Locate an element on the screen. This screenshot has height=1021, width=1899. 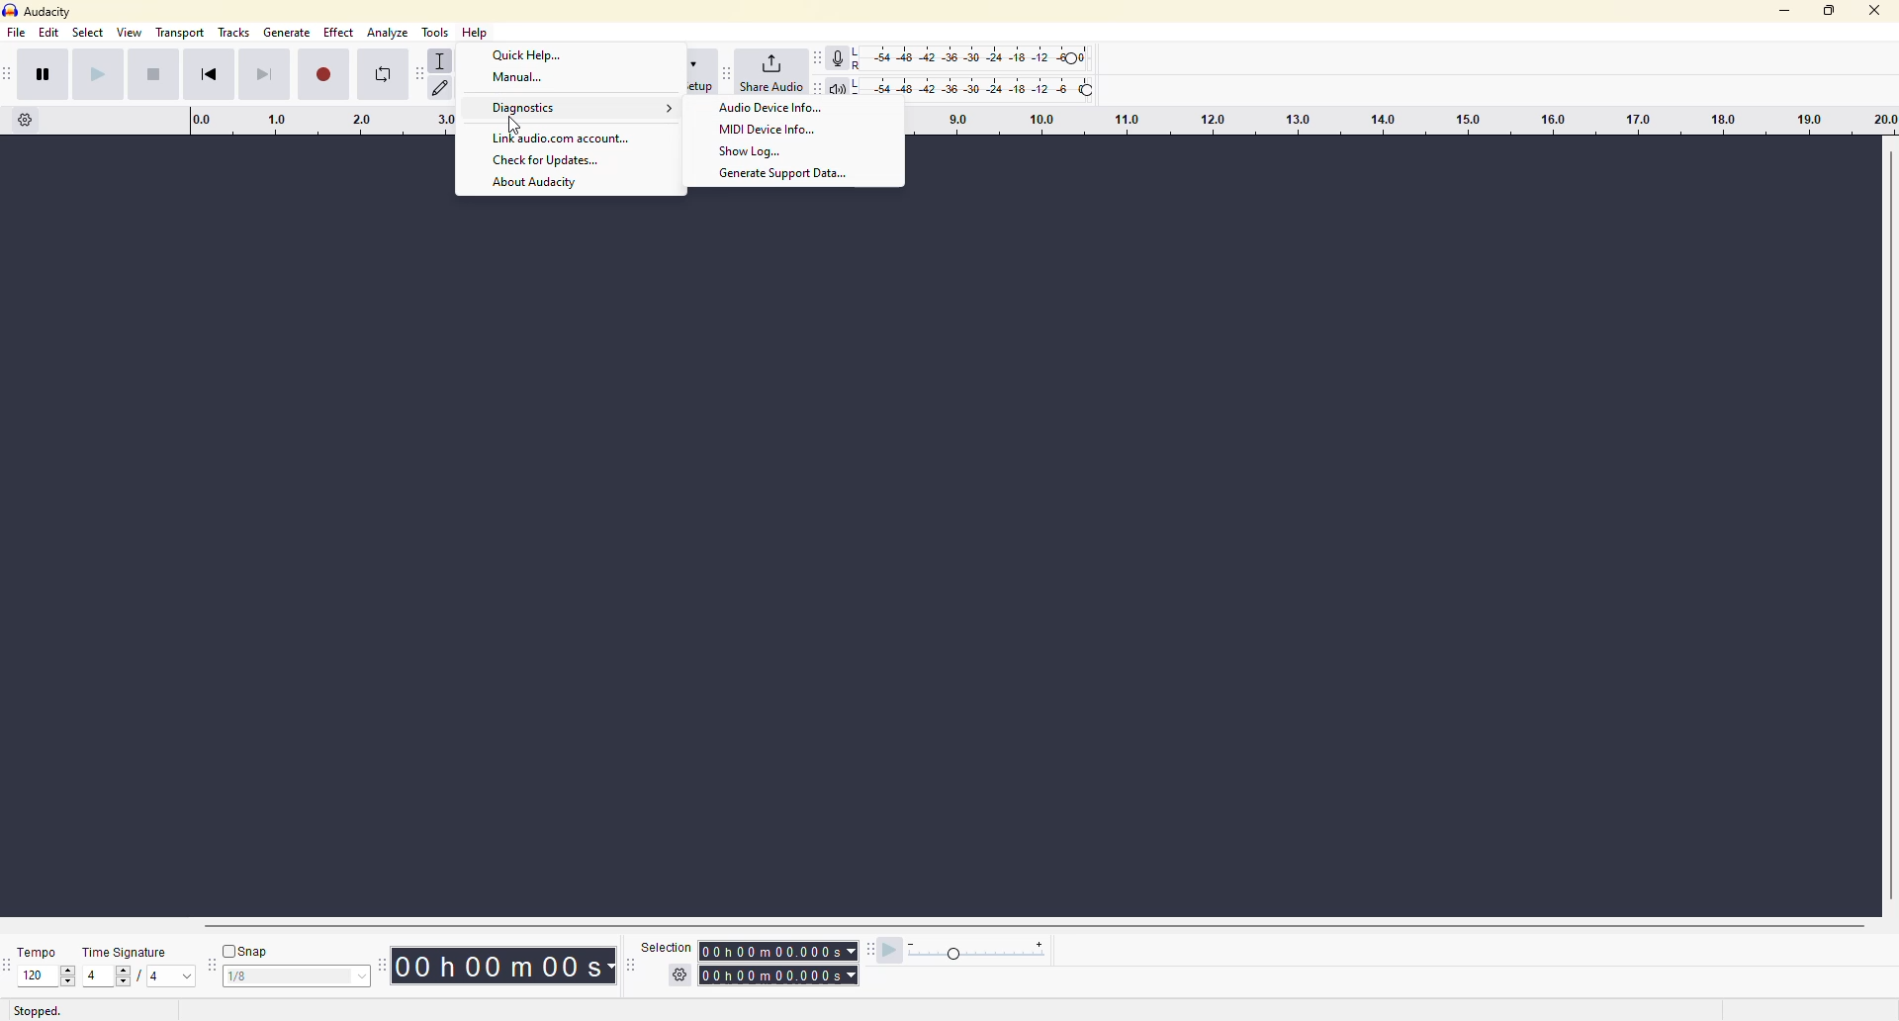
MIDI Device Info... is located at coordinates (769, 129).